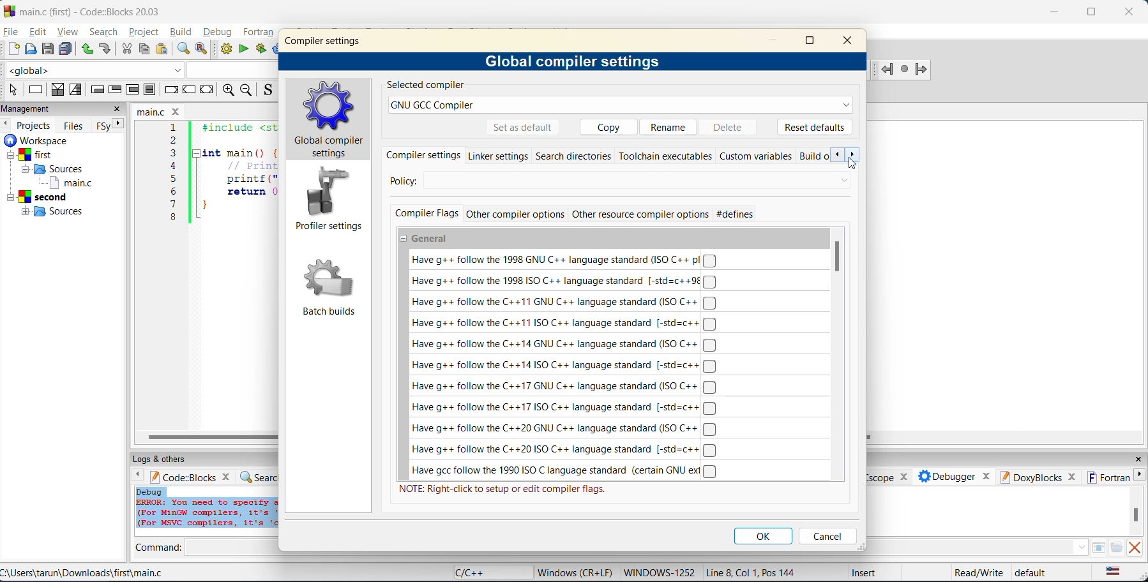 This screenshot has width=1148, height=582. What do you see at coordinates (144, 32) in the screenshot?
I see `project` at bounding box center [144, 32].